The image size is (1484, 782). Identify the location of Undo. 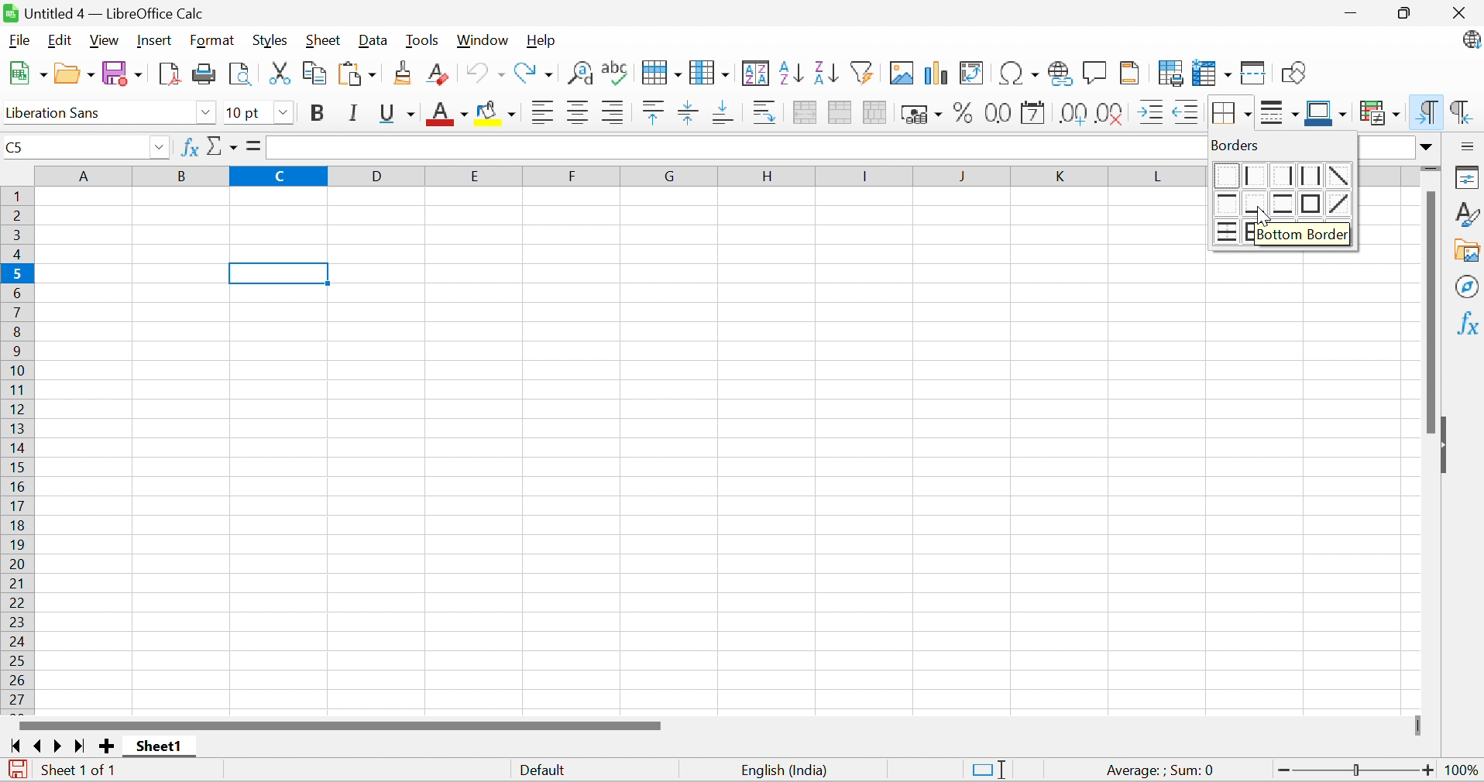
(485, 73).